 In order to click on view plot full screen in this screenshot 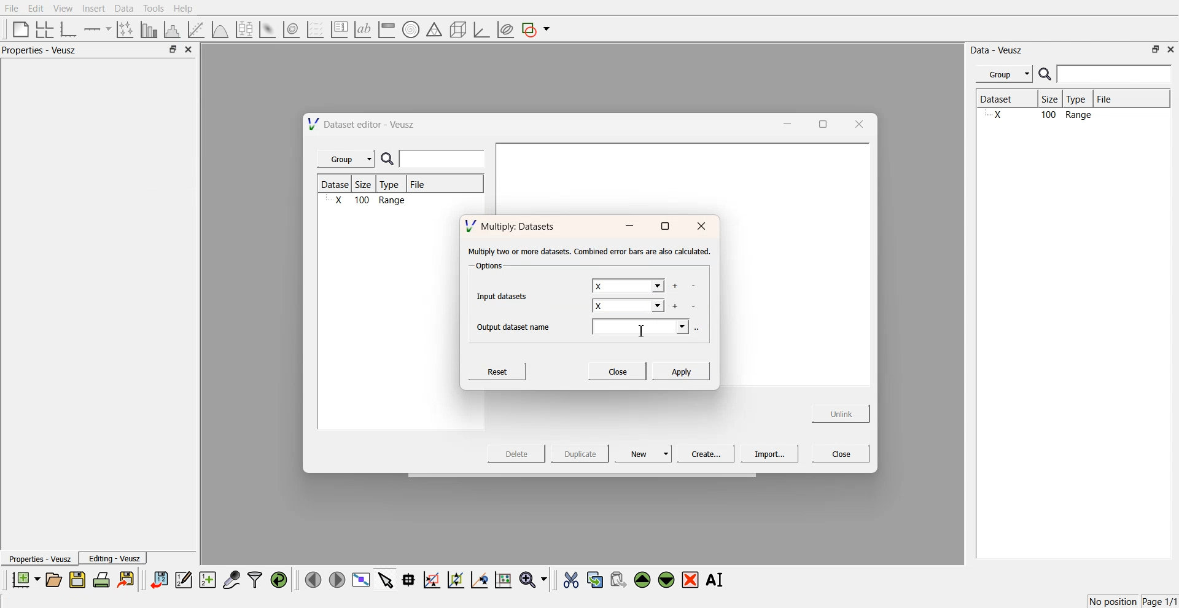, I will do `click(360, 580)`.